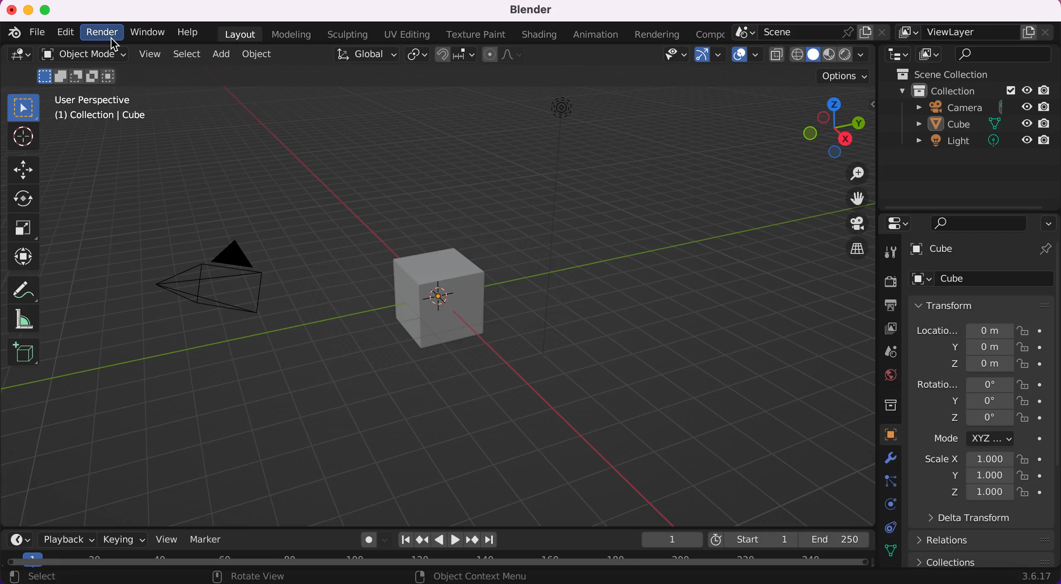  I want to click on user perspective (1) collection | cube, so click(103, 110).